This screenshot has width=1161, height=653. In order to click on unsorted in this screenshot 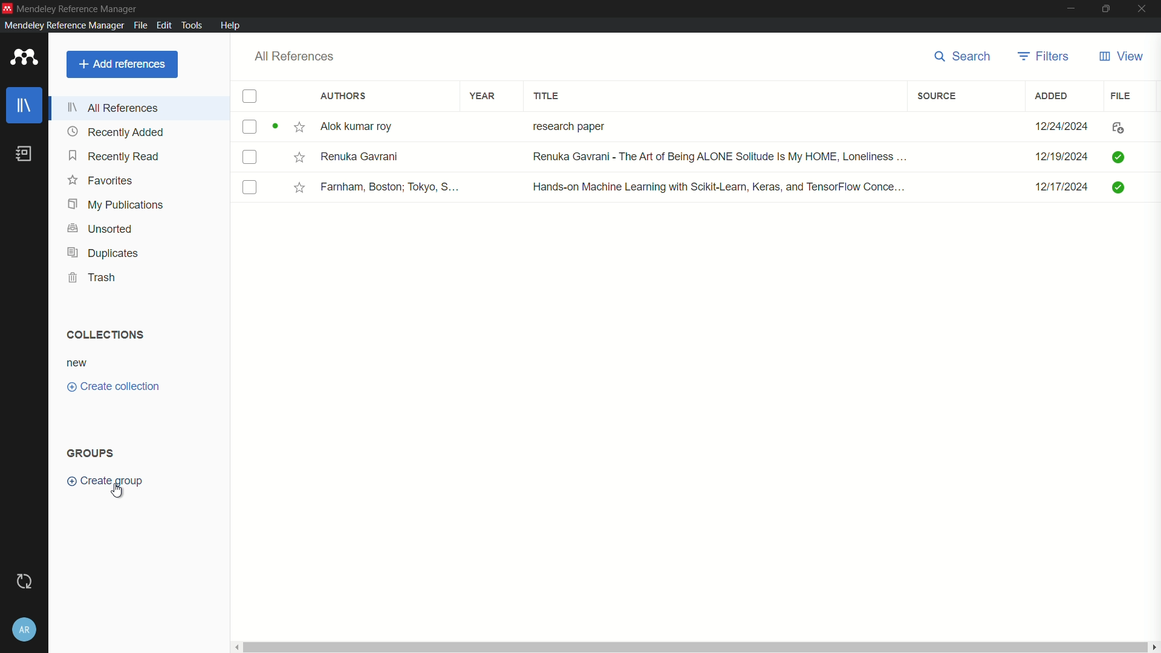, I will do `click(100, 227)`.